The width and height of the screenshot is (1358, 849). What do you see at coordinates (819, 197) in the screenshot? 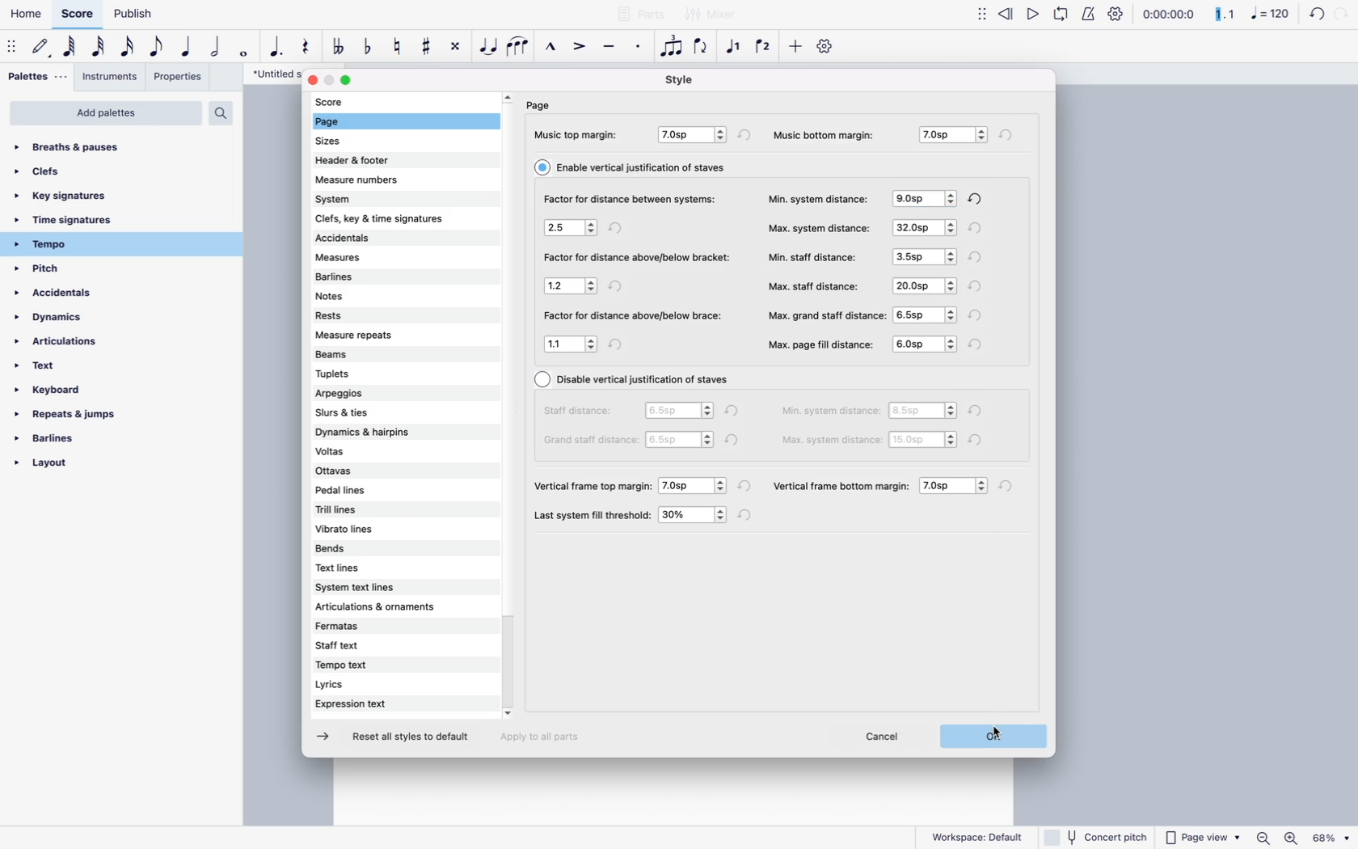
I see `myn system distance` at bounding box center [819, 197].